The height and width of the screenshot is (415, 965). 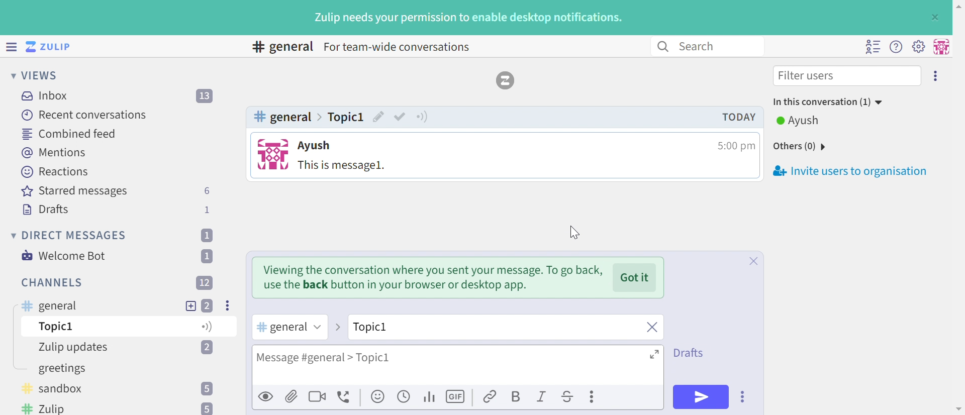 I want to click on Send options, so click(x=743, y=397).